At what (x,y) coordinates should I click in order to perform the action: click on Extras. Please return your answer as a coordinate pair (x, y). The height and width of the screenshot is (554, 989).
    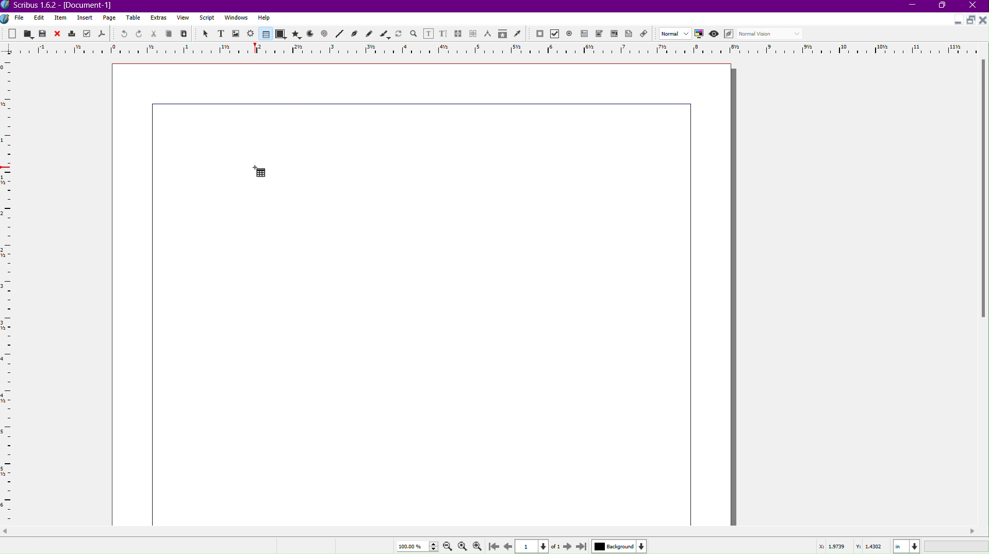
    Looking at the image, I should click on (159, 18).